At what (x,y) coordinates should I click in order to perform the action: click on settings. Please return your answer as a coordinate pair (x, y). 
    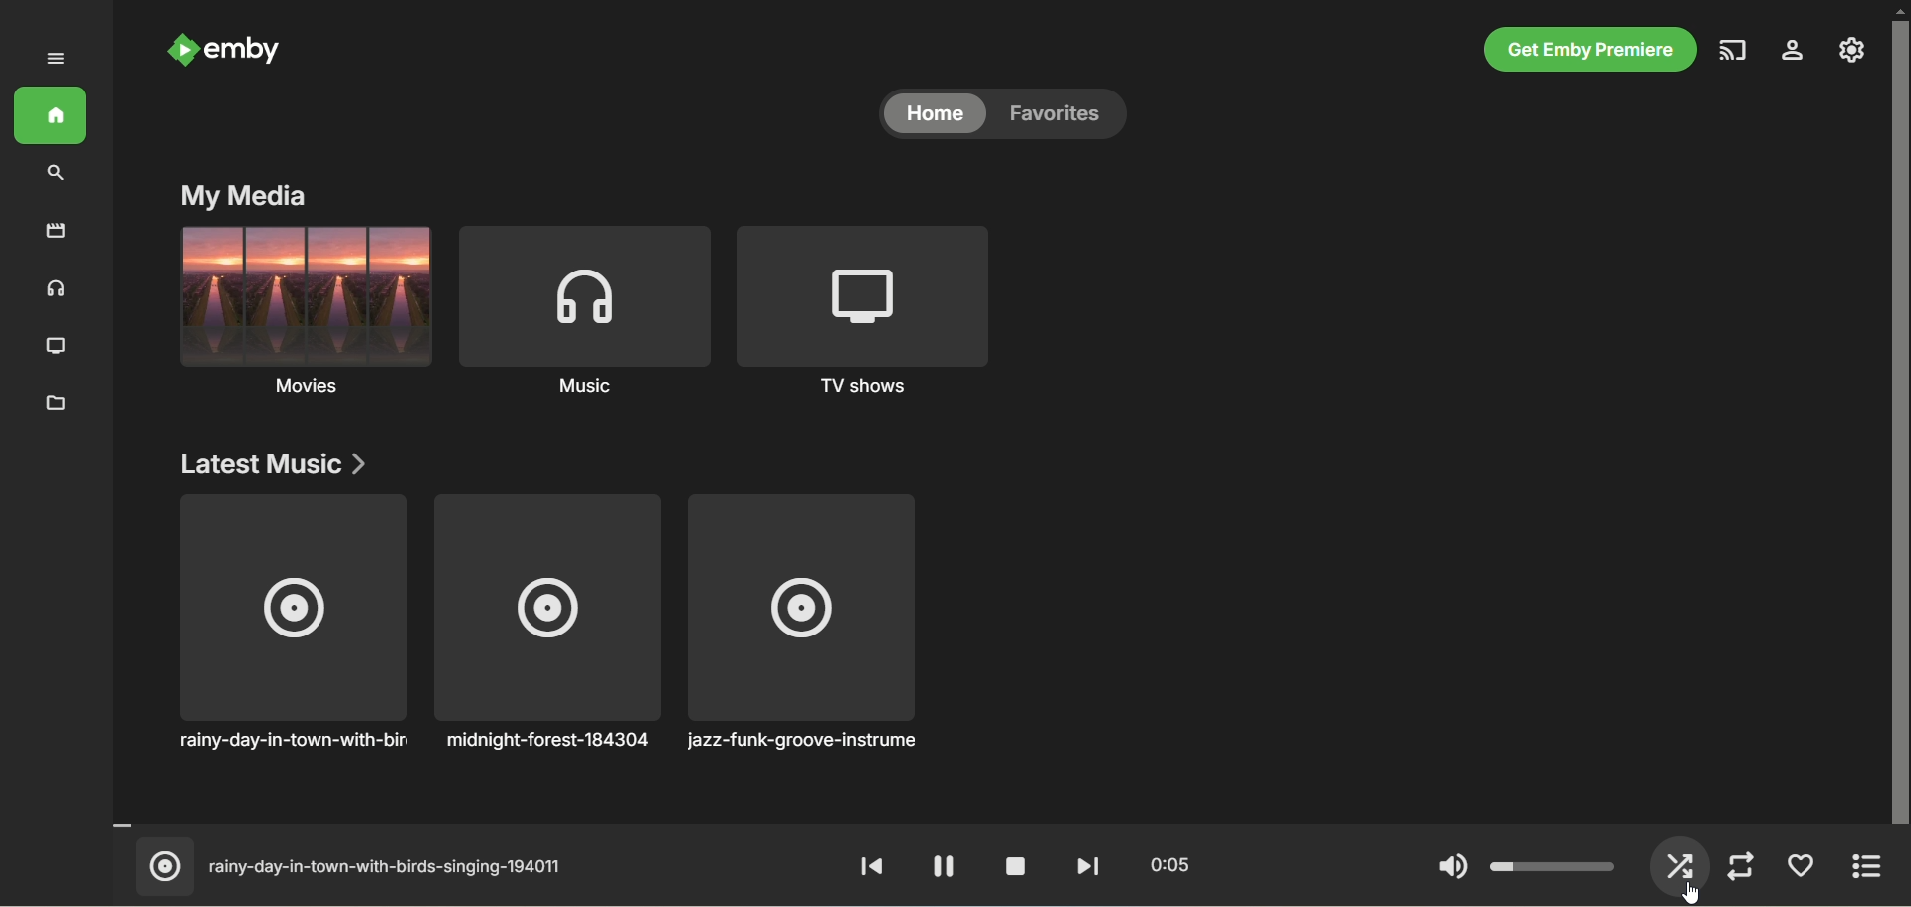
    Looking at the image, I should click on (1795, 53).